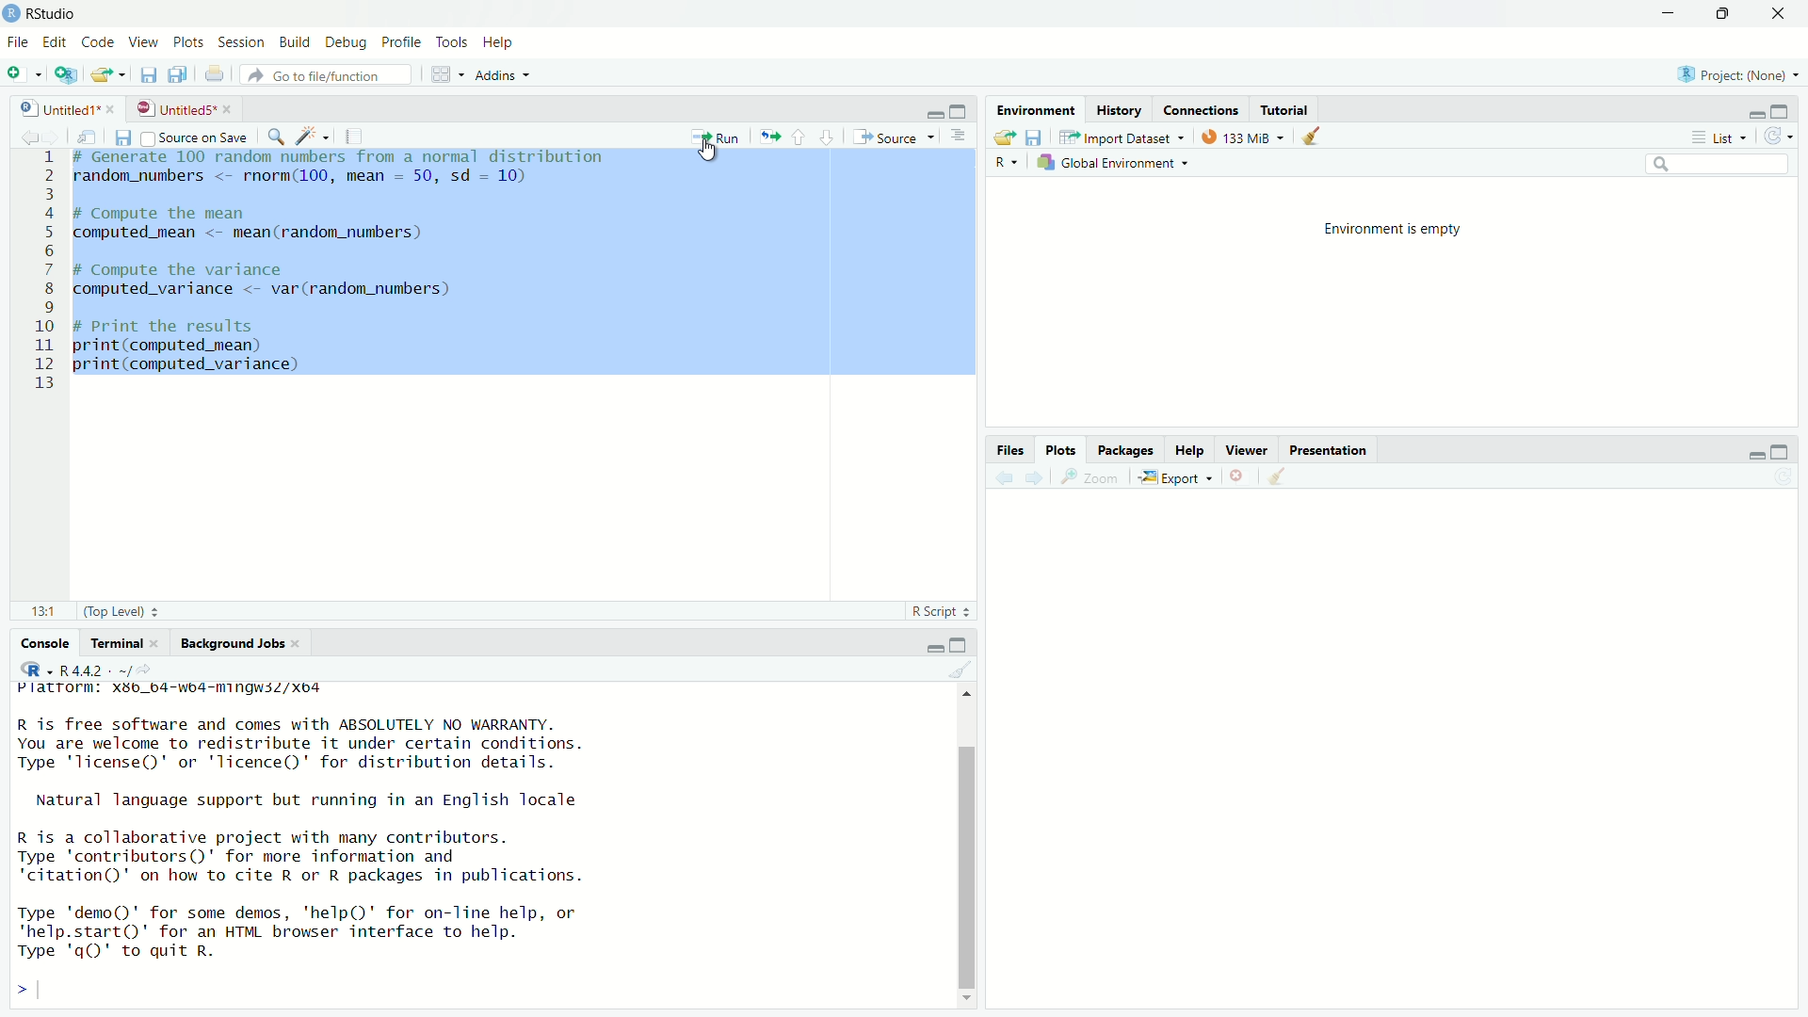 The height and width of the screenshot is (1017, 1808). Describe the element at coordinates (217, 75) in the screenshot. I see `print the current file` at that location.